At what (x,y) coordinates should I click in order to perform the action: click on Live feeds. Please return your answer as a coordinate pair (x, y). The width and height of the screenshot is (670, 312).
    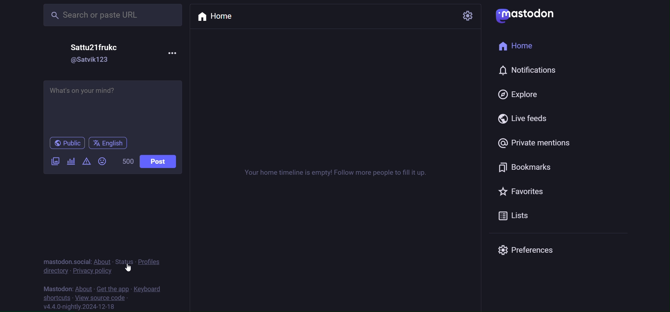
    Looking at the image, I should click on (523, 118).